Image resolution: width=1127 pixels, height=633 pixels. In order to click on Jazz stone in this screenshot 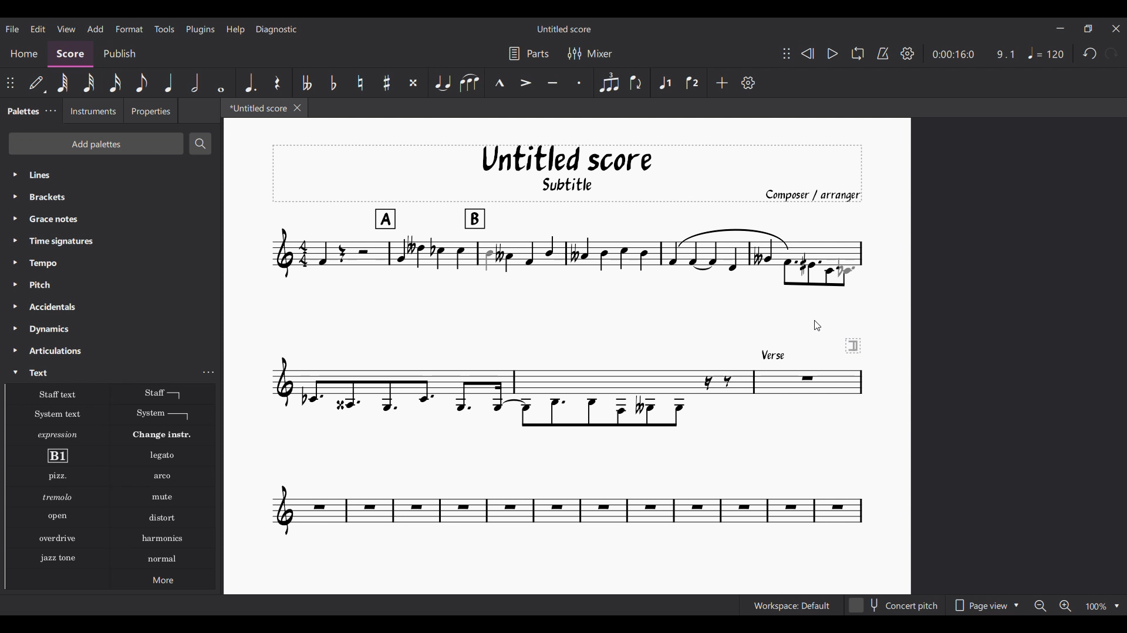, I will do `click(58, 559)`.